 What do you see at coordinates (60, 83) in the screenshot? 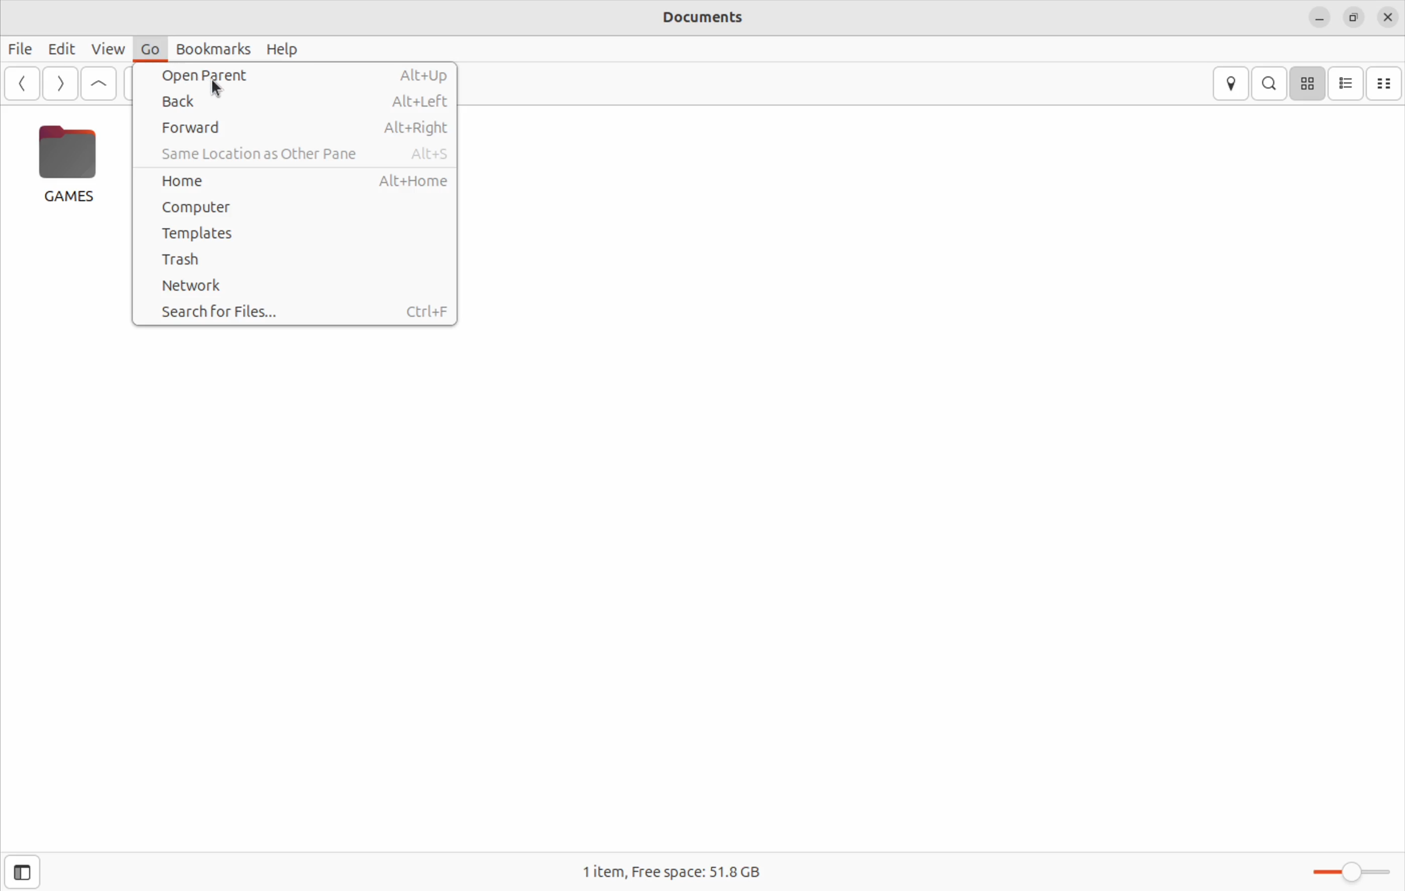
I see `Go forward` at bounding box center [60, 83].